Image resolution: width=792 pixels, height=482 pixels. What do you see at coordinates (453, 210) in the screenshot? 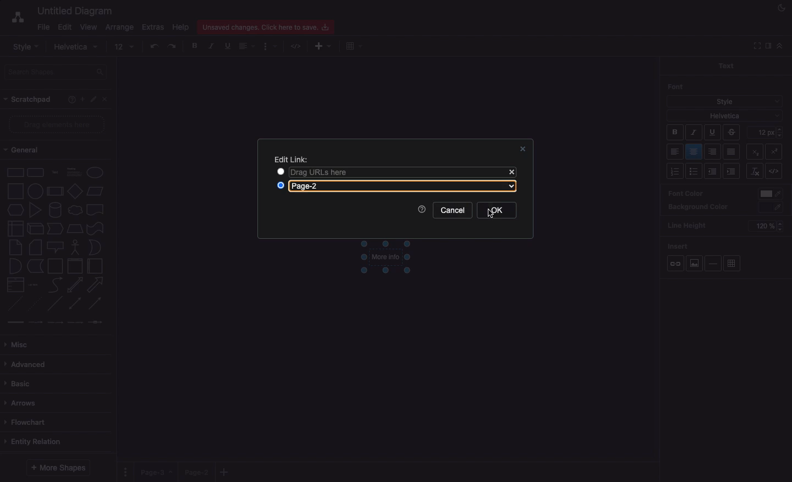
I see `Cancel` at bounding box center [453, 210].